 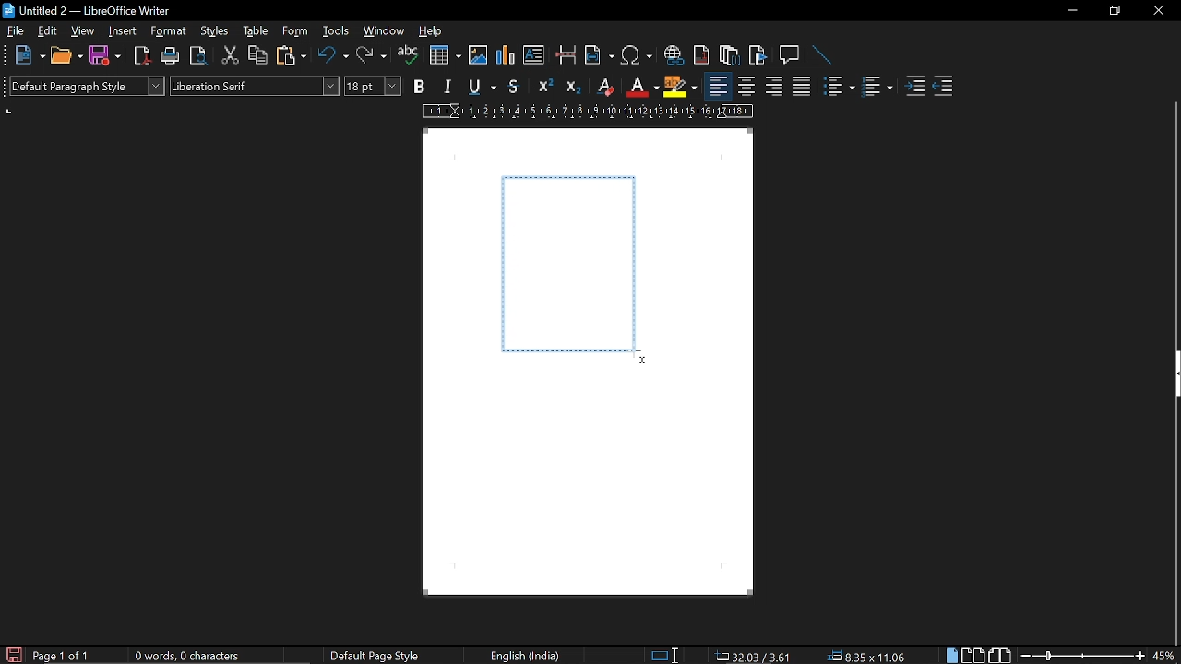 I want to click on italic, so click(x=445, y=88).